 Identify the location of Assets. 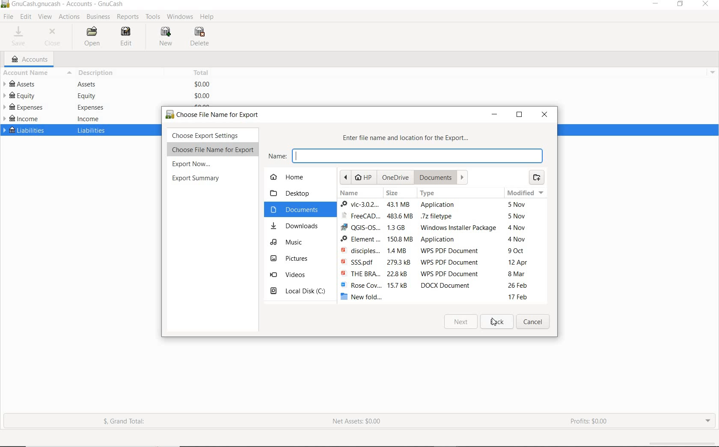
(88, 84).